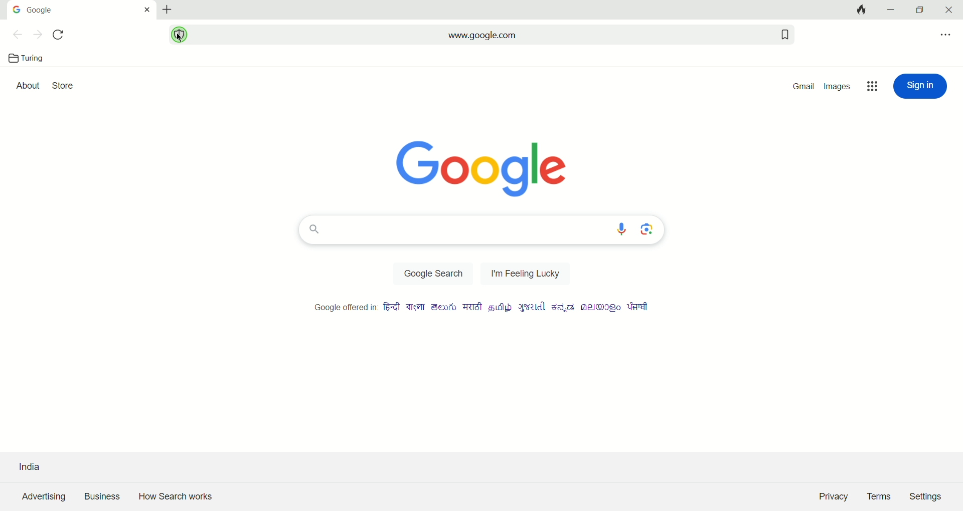 This screenshot has height=511, width=963. Describe the element at coordinates (950, 10) in the screenshot. I see `close` at that location.